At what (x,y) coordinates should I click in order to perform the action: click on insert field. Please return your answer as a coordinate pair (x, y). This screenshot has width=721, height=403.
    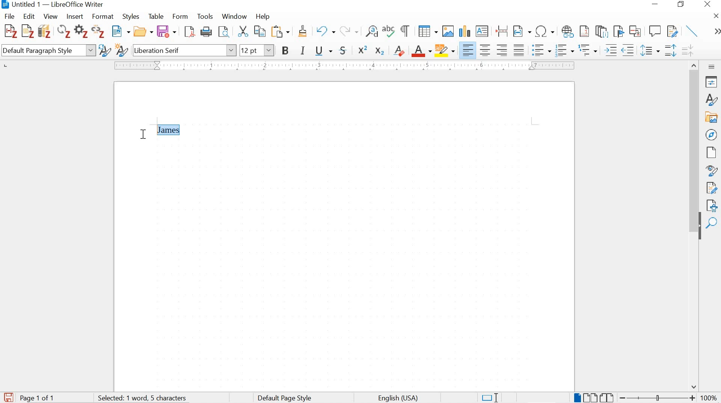
    Looking at the image, I should click on (522, 32).